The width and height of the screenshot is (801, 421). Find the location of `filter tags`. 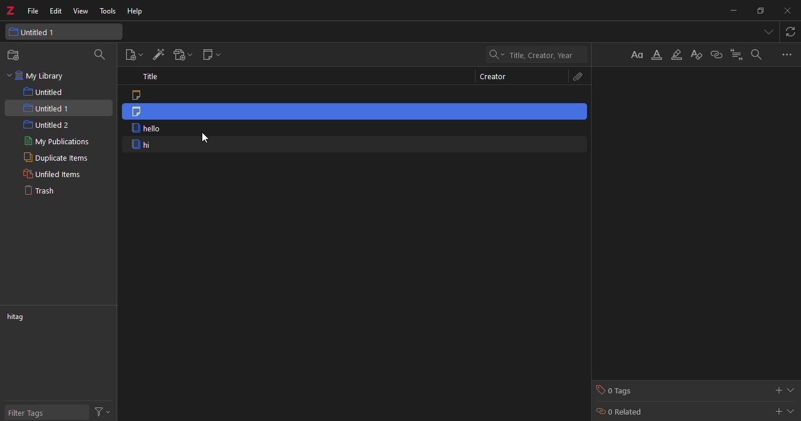

filter tags is located at coordinates (40, 412).